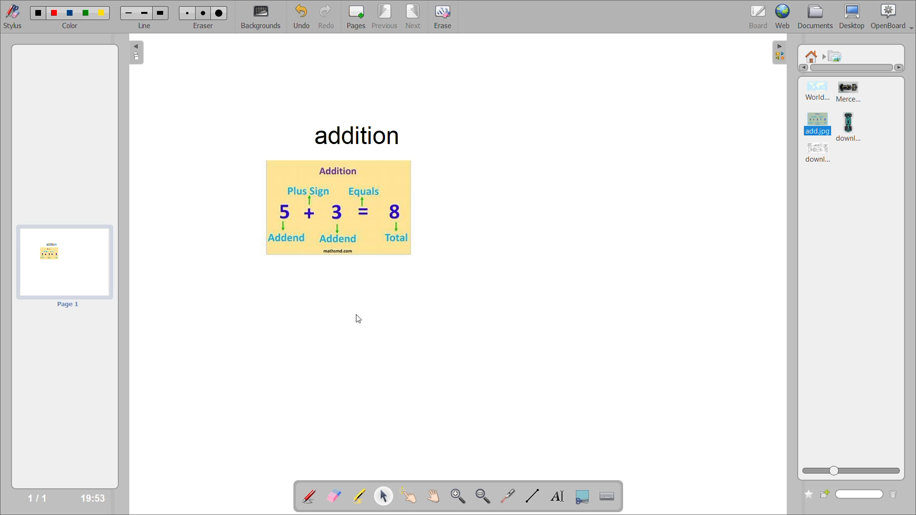 This screenshot has height=515, width=916. I want to click on image 1, so click(818, 92).